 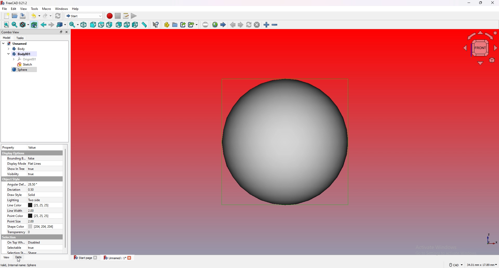 What do you see at coordinates (183, 25) in the screenshot?
I see `create link` at bounding box center [183, 25].